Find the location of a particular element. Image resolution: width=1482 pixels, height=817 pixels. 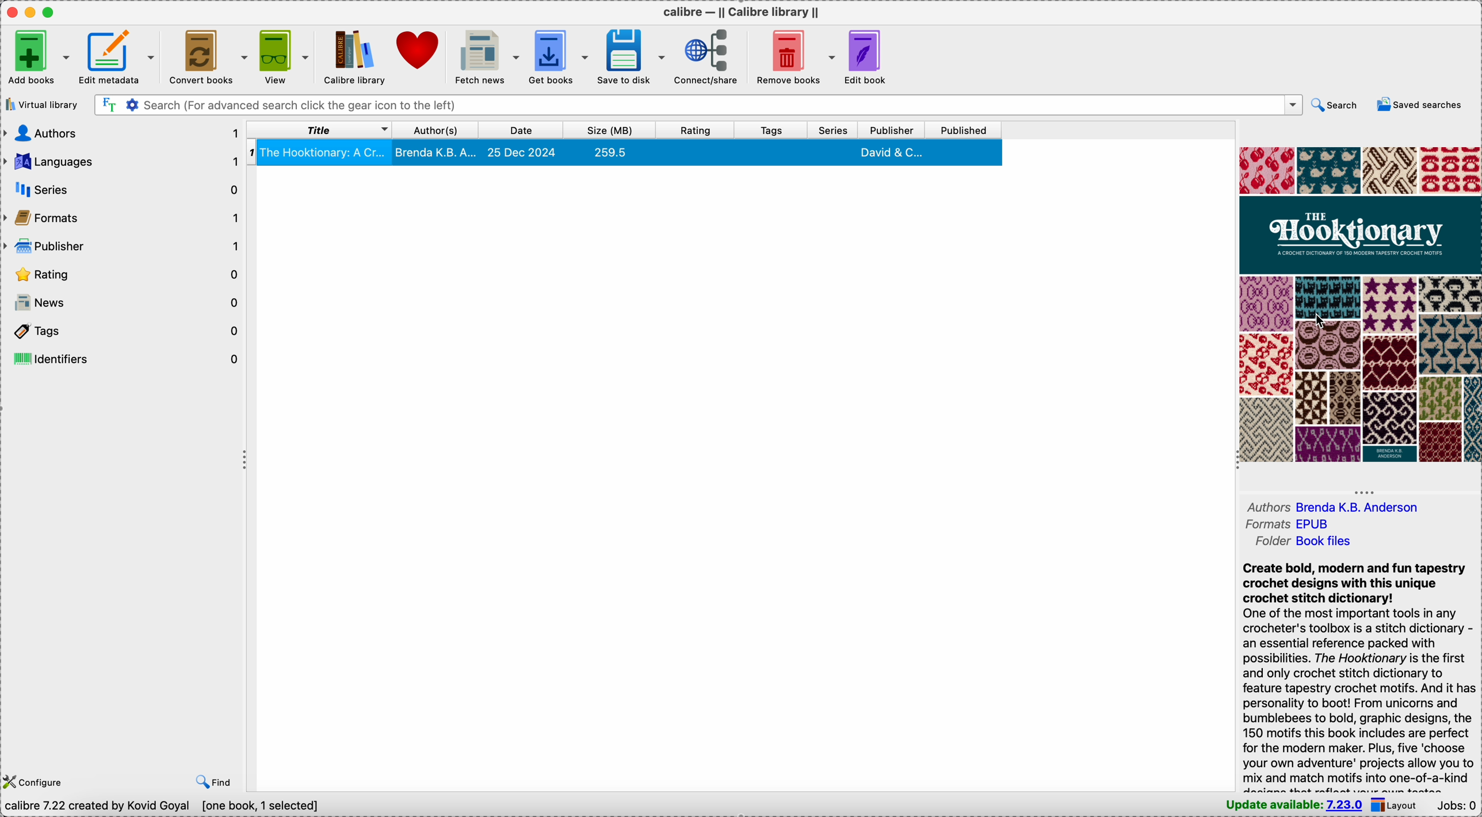

remove books is located at coordinates (797, 56).